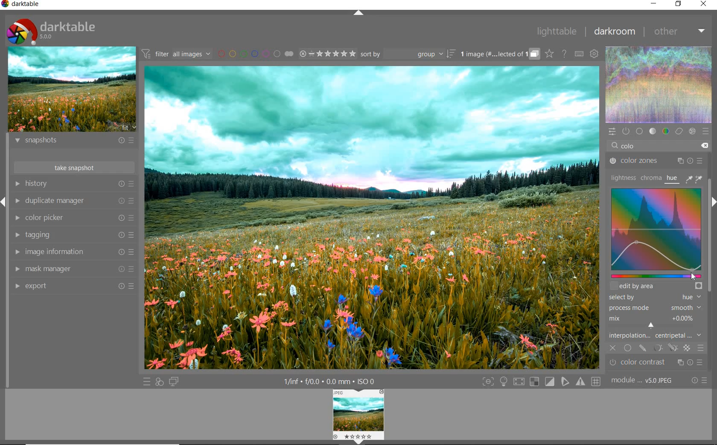 The image size is (717, 445). Describe the element at coordinates (665, 348) in the screenshot. I see `mask options` at that location.